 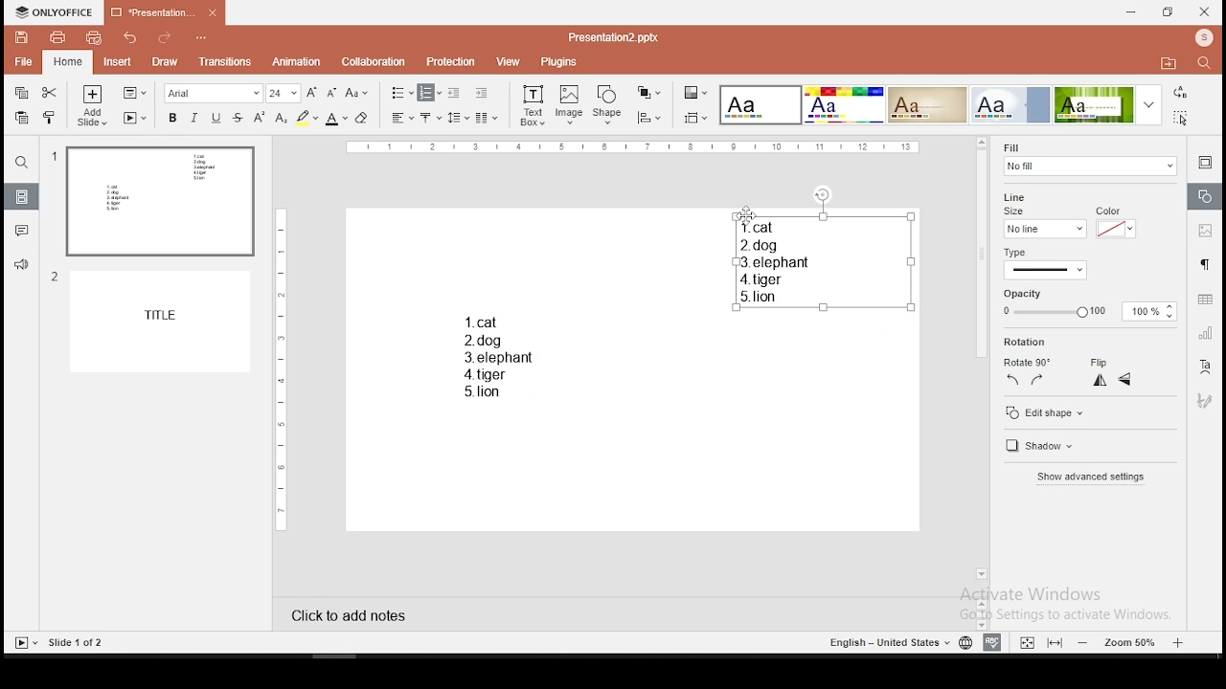 I want to click on fit to slide, so click(x=1027, y=640).